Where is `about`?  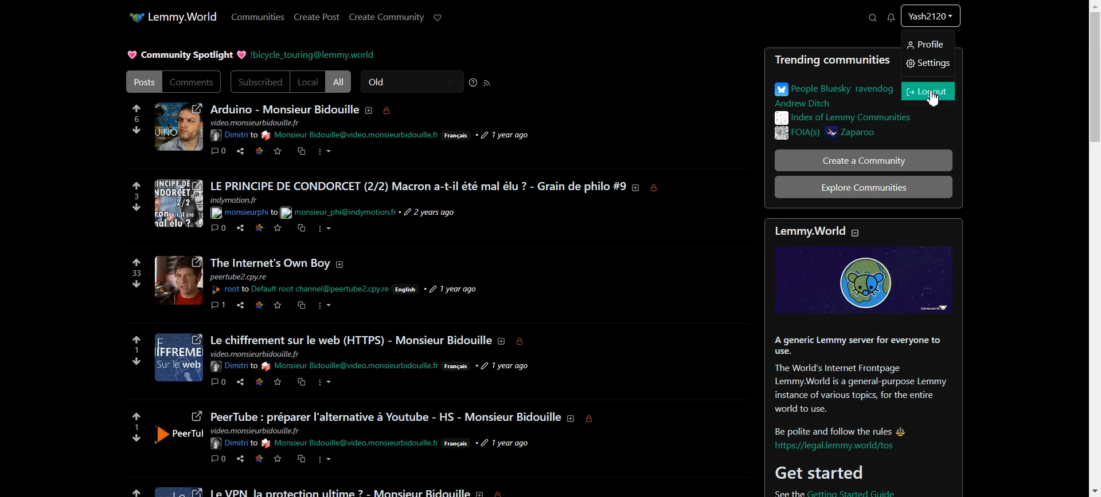
about is located at coordinates (503, 343).